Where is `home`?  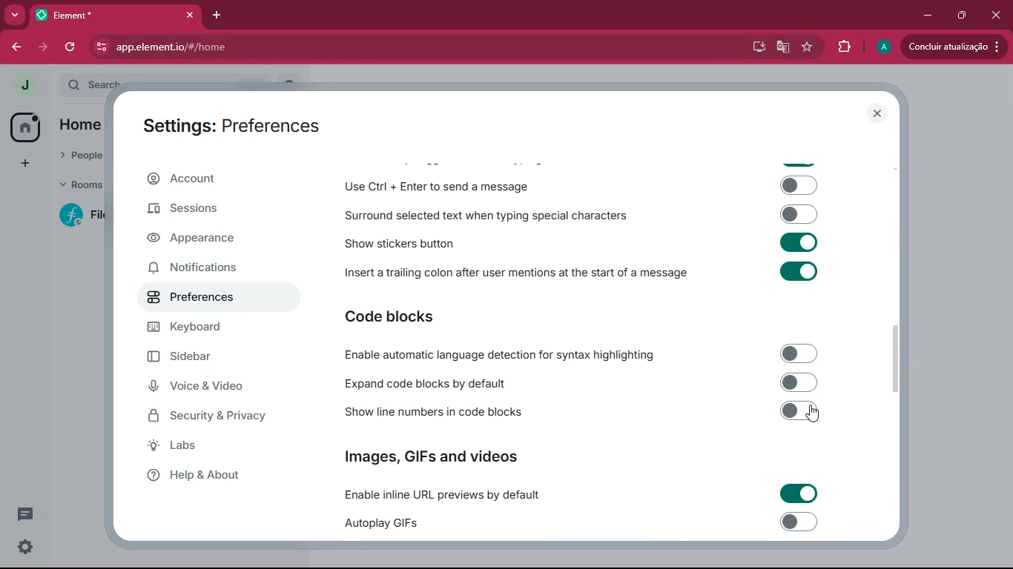 home is located at coordinates (24, 127).